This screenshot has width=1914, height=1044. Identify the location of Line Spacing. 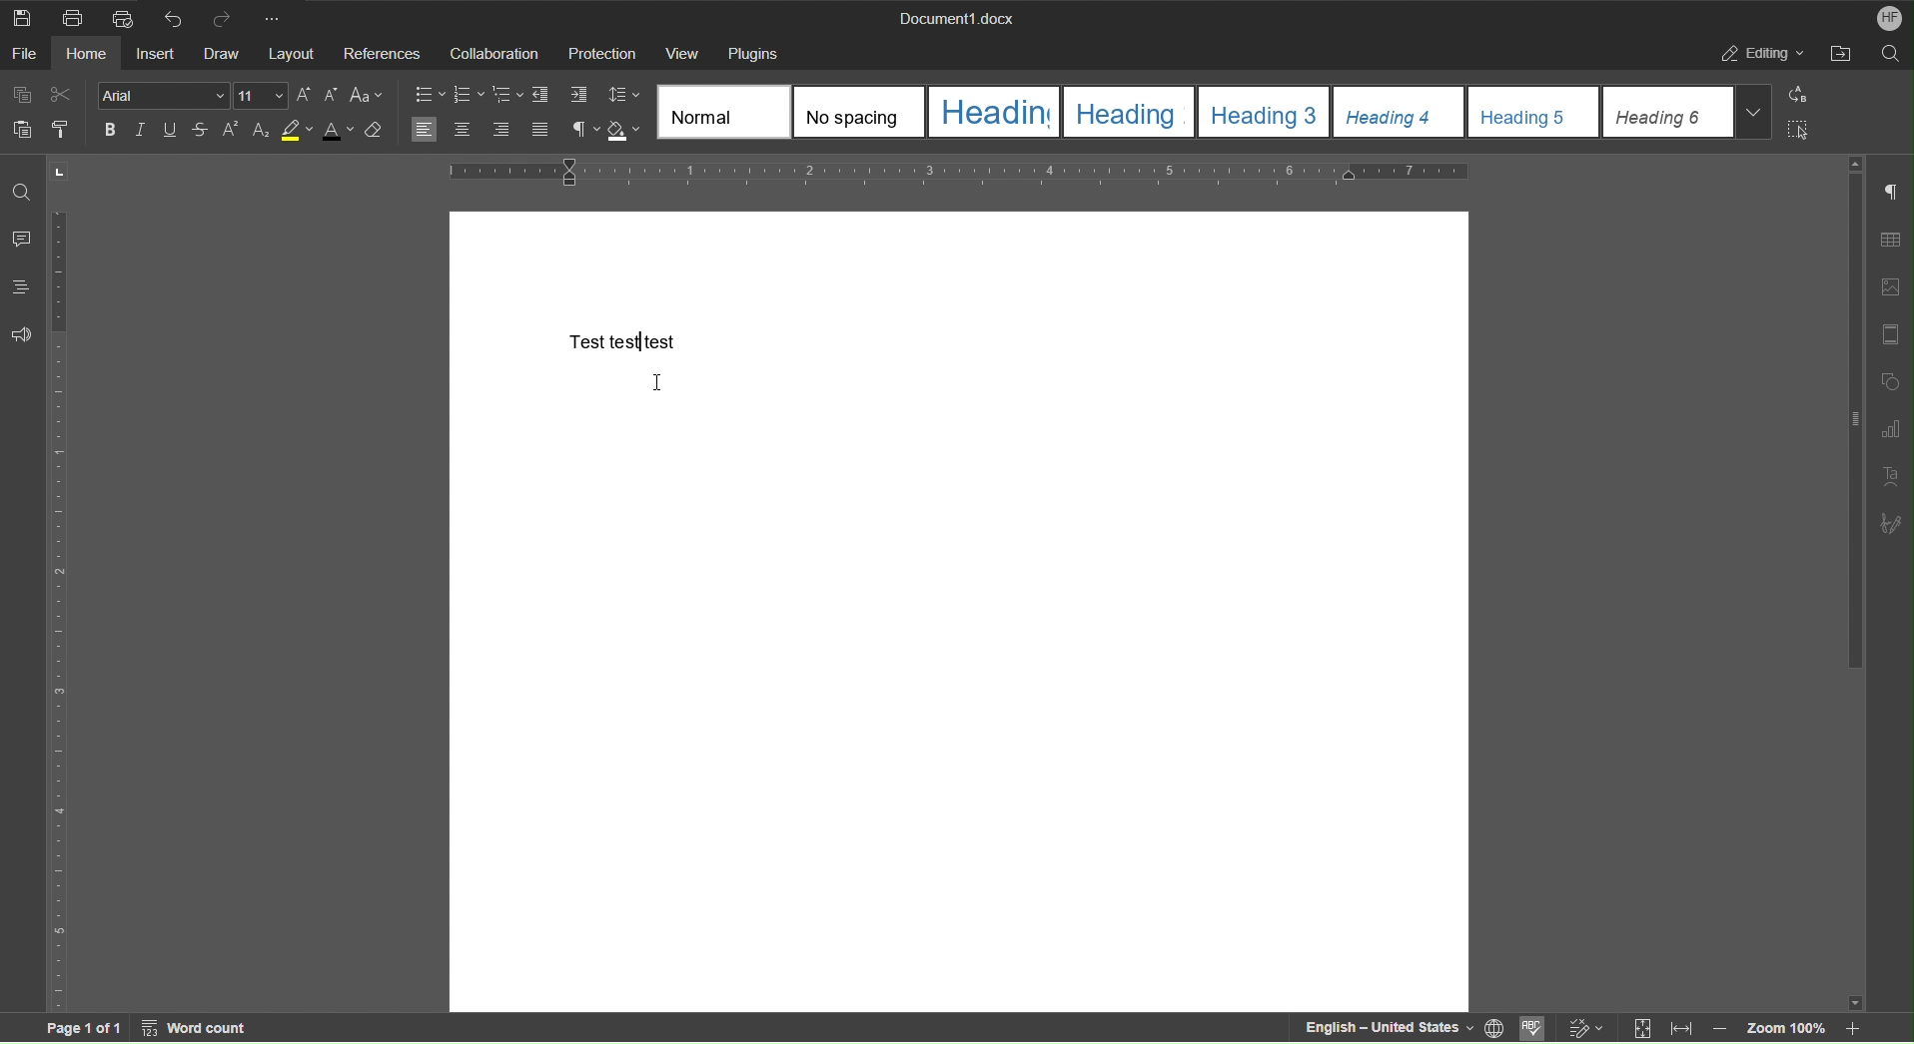
(625, 97).